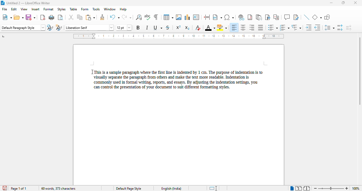  Describe the element at coordinates (259, 17) in the screenshot. I see `insert endnote` at that location.